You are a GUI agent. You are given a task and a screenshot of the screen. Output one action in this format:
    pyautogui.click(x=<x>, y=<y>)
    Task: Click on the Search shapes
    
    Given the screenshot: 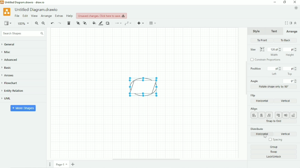 What is the action you would take?
    pyautogui.click(x=23, y=34)
    